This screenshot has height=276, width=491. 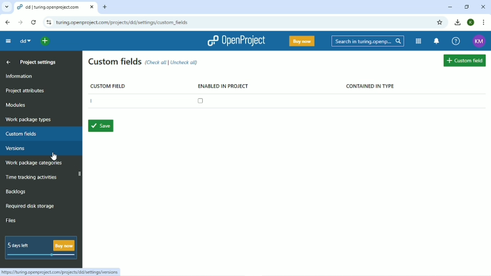 I want to click on Enable in project, so click(x=222, y=94).